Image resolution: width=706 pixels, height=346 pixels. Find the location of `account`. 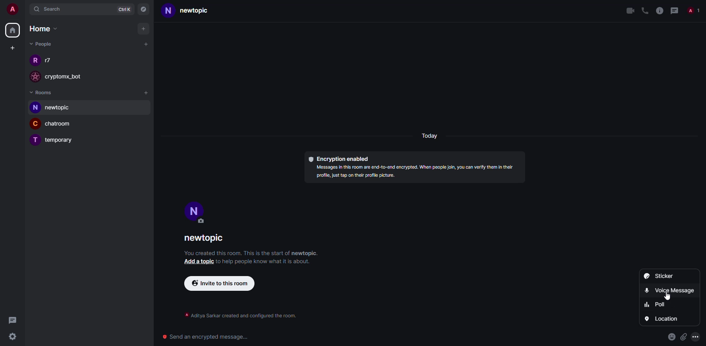

account is located at coordinates (15, 10).